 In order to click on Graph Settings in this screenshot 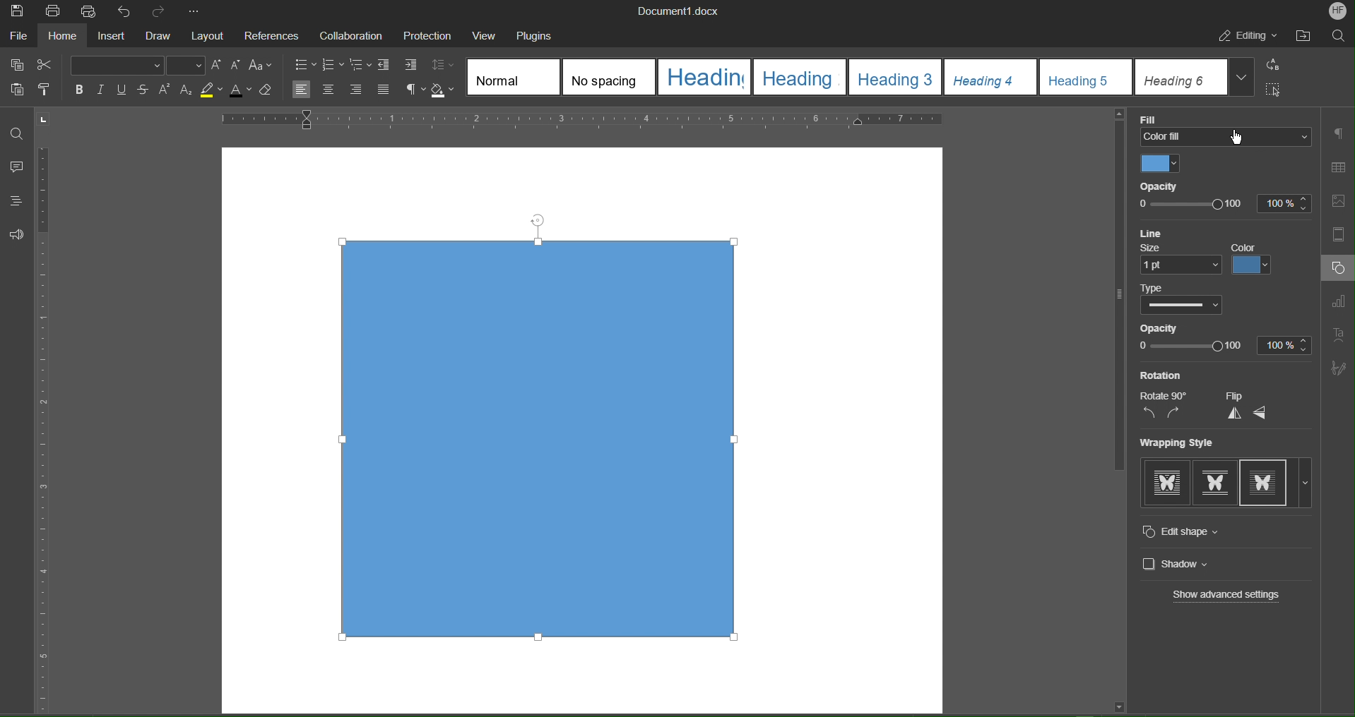, I will do `click(1342, 302)`.